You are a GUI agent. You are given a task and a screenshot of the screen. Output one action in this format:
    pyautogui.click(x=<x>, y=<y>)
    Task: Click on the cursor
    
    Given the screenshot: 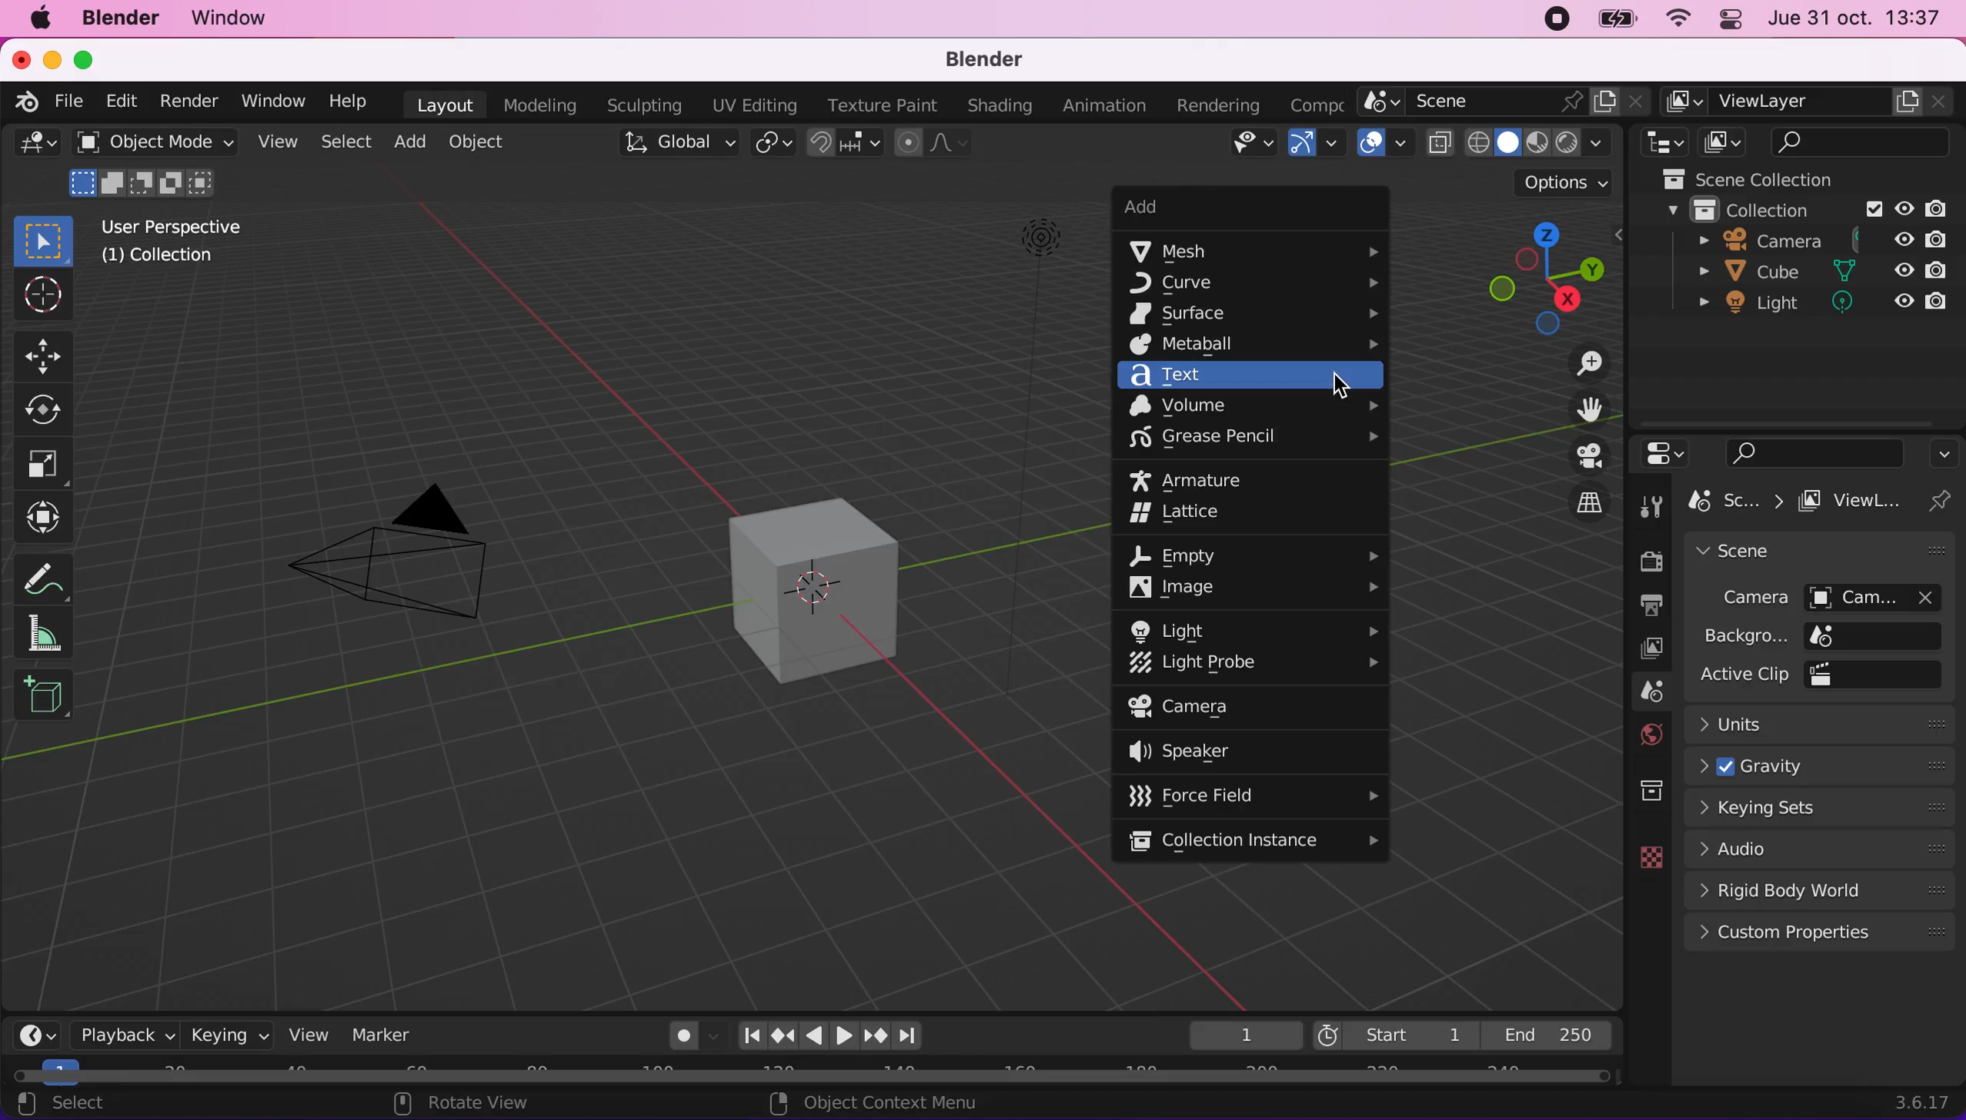 What is the action you would take?
    pyautogui.click(x=42, y=295)
    